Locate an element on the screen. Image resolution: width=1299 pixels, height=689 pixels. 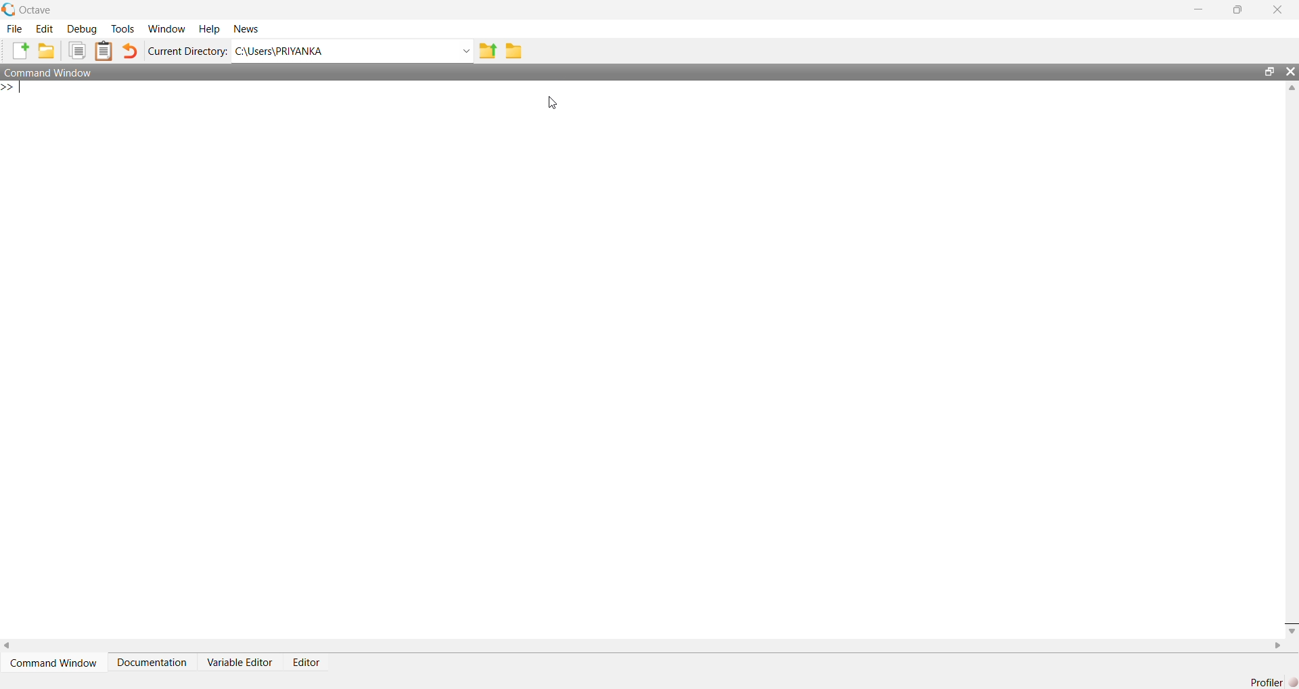
Octave is located at coordinates (36, 9).